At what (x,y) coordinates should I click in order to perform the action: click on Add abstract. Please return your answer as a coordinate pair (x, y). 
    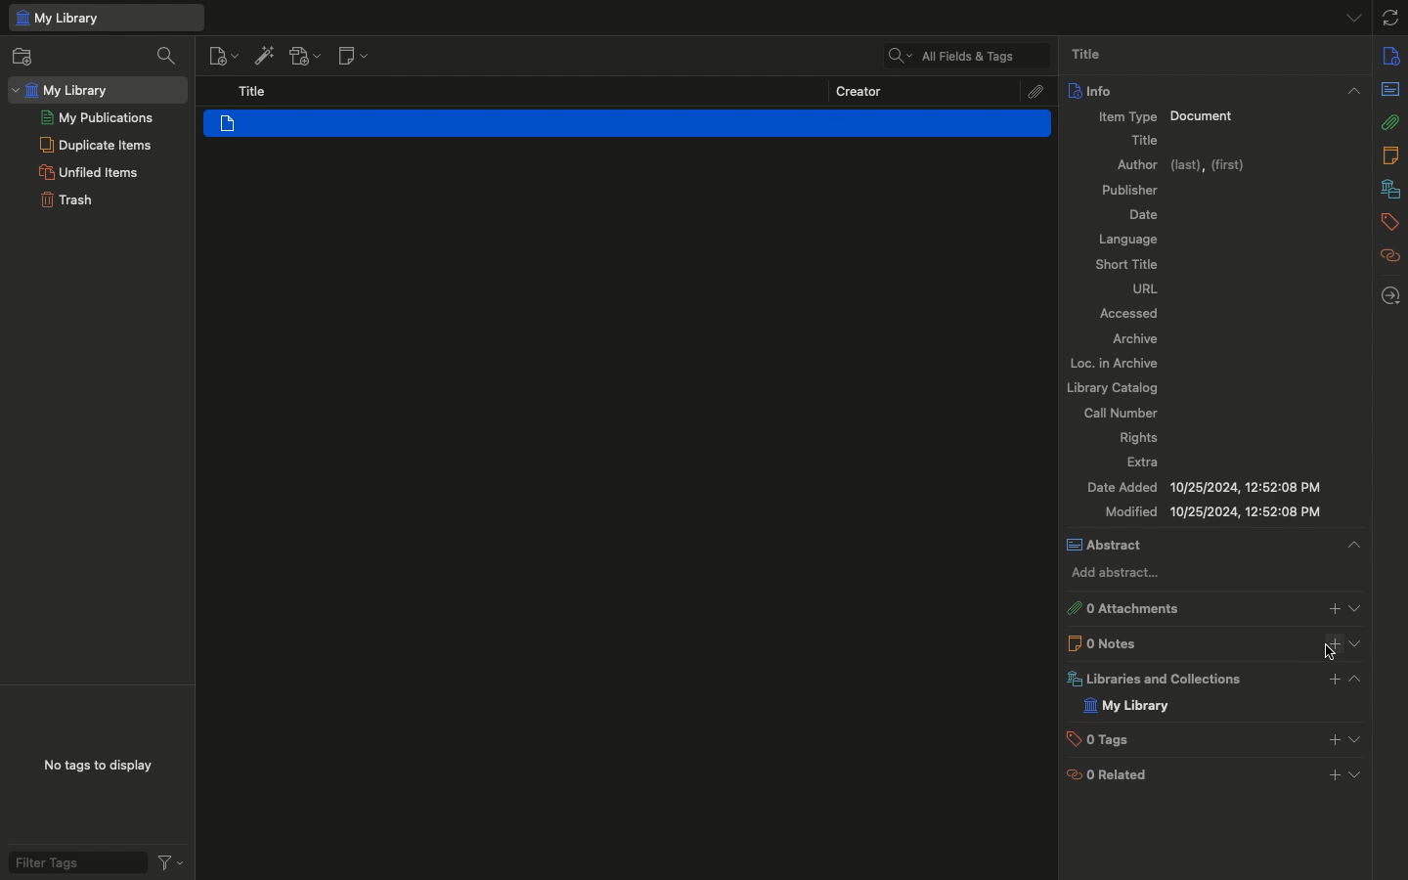
    Looking at the image, I should click on (1115, 575).